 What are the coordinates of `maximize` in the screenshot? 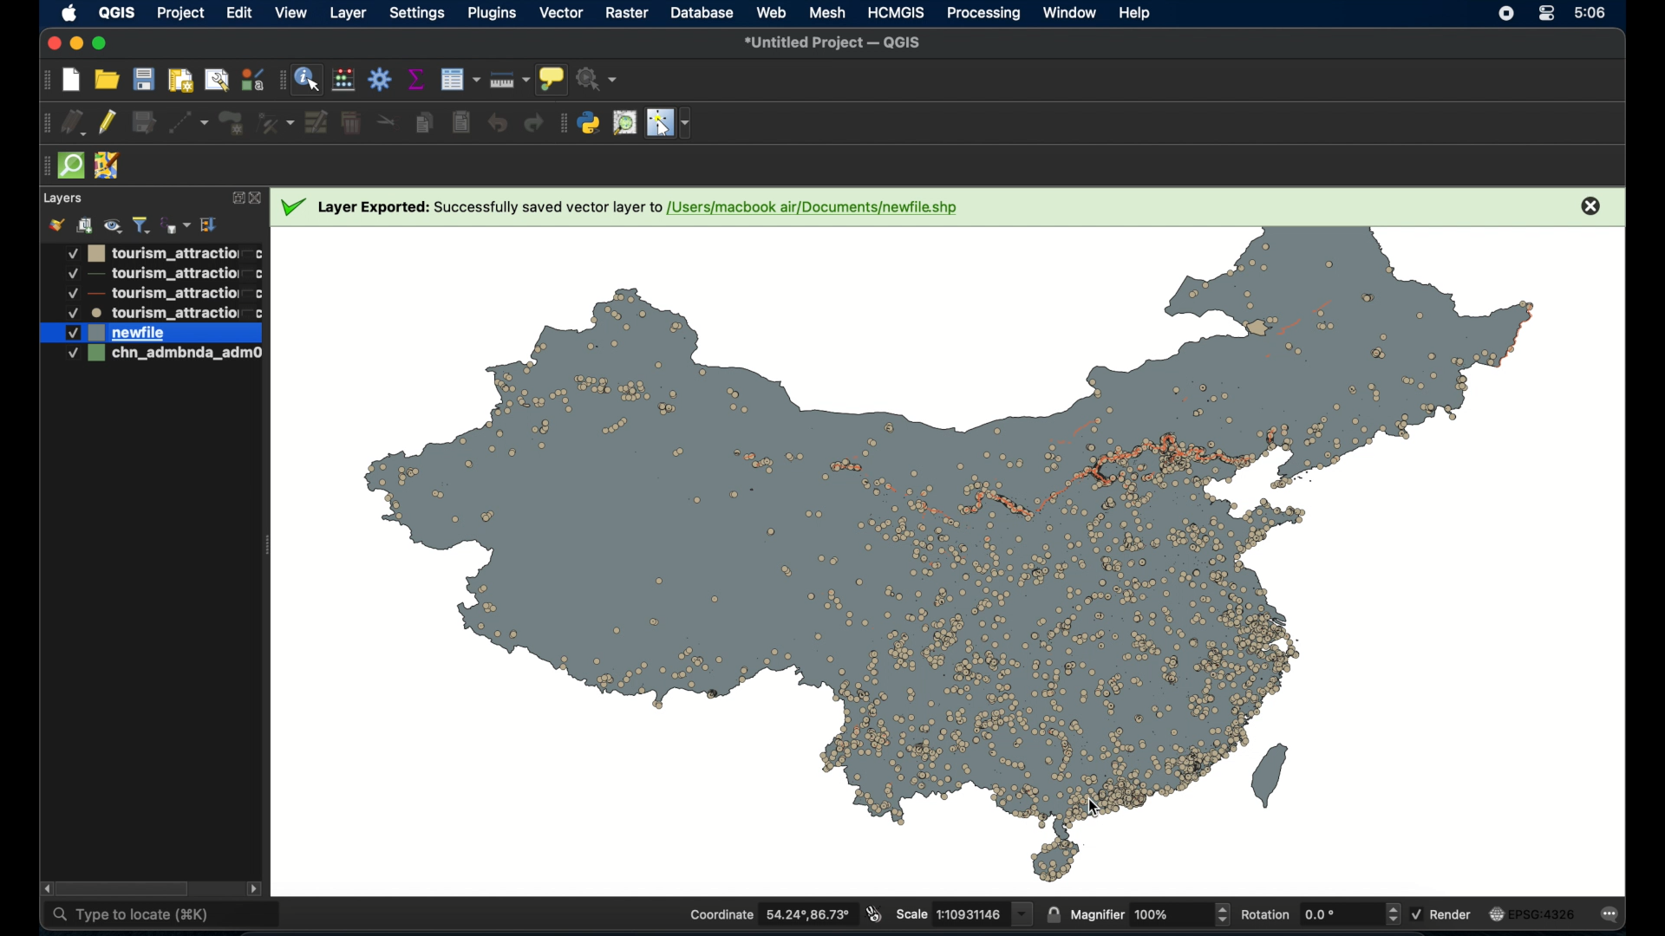 It's located at (103, 42).